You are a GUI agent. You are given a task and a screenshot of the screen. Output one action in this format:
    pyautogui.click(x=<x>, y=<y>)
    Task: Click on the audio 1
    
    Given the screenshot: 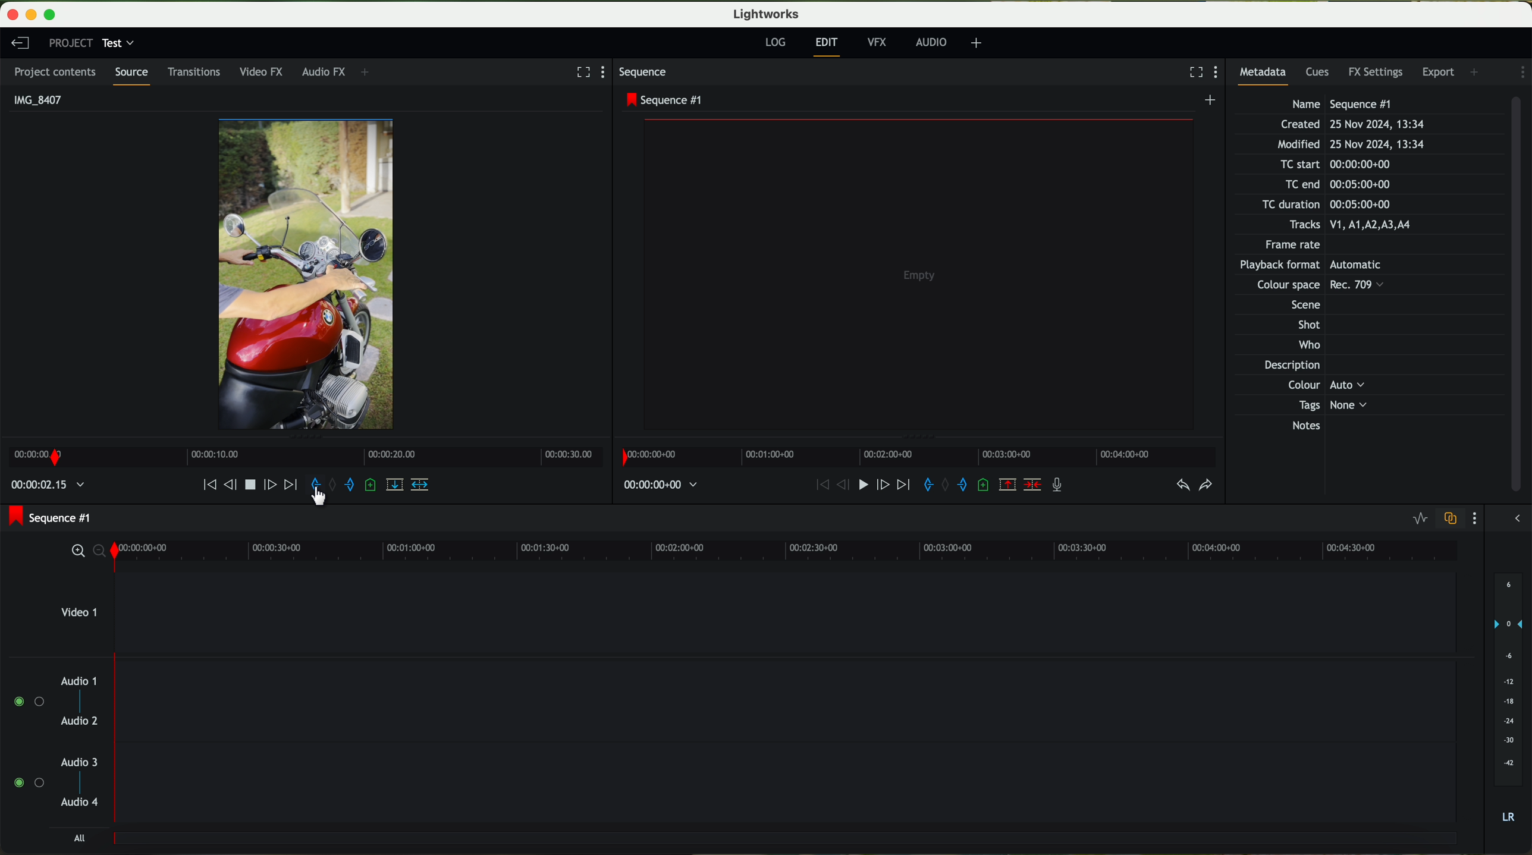 What is the action you would take?
    pyautogui.click(x=79, y=680)
    